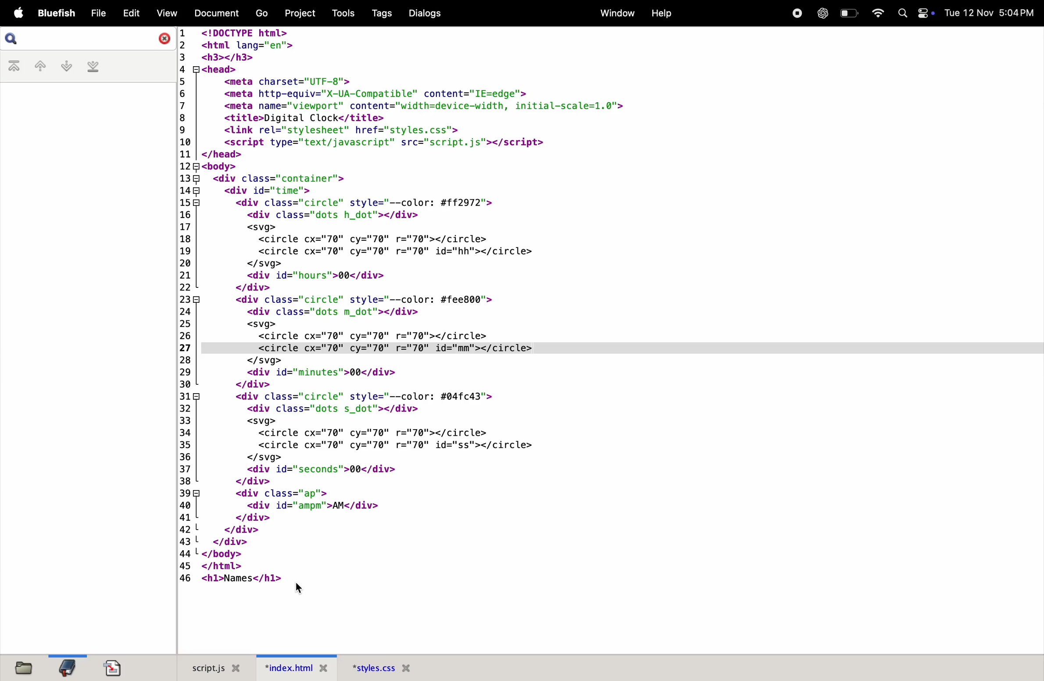 The image size is (1044, 681). Describe the element at coordinates (214, 13) in the screenshot. I see `document` at that location.